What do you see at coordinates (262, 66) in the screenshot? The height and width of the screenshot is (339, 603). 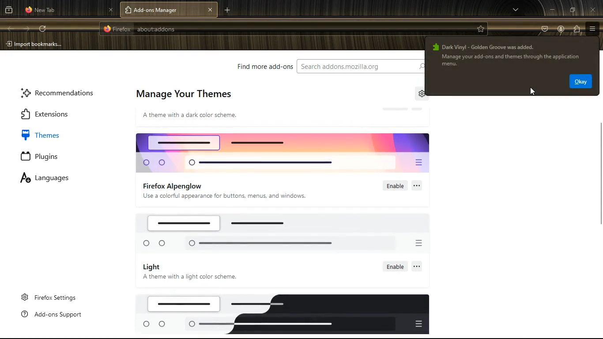 I see `find more add-ons` at bounding box center [262, 66].